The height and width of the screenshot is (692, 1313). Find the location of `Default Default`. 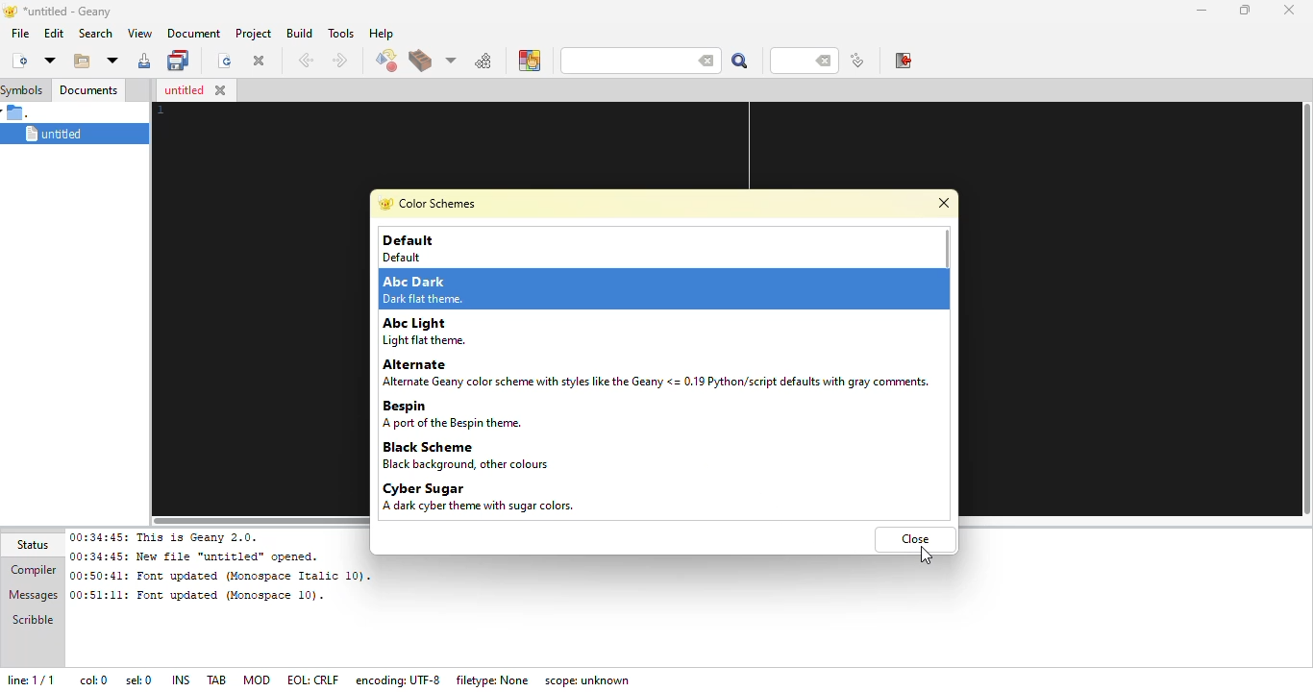

Default Default is located at coordinates (454, 248).